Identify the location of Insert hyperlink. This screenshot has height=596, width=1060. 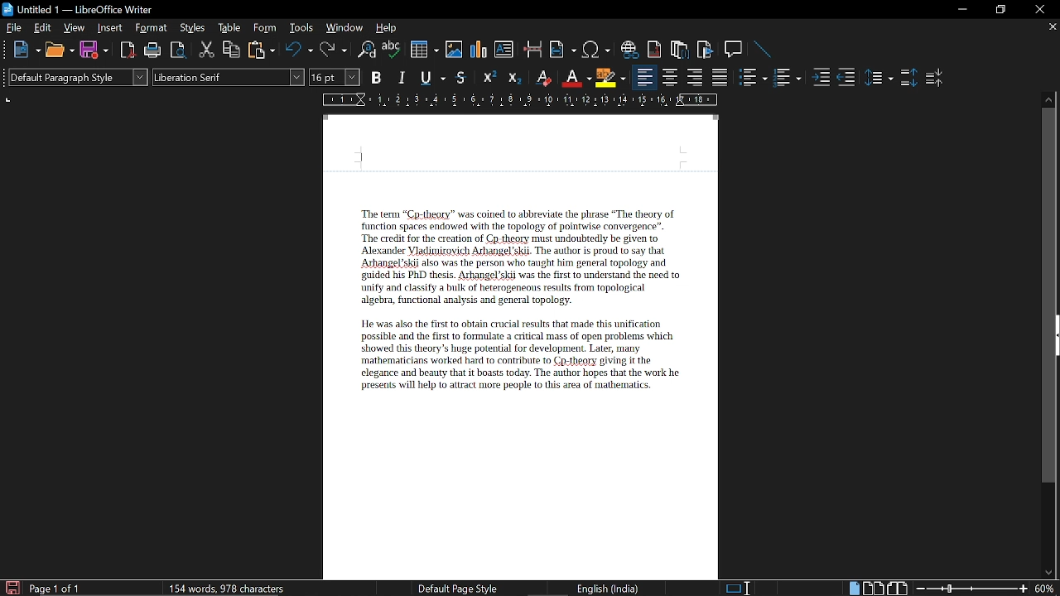
(631, 49).